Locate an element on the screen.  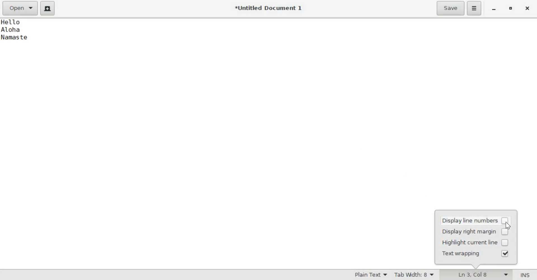
*Untitled Document 1 is located at coordinates (268, 7).